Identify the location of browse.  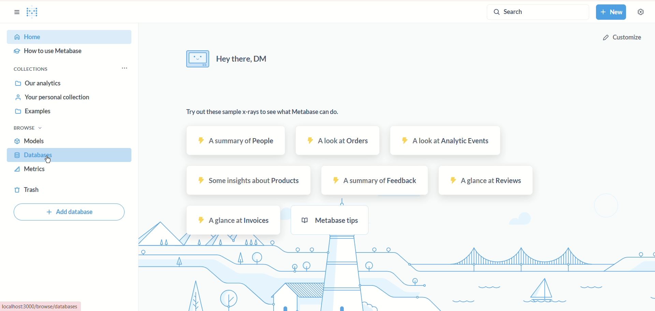
(27, 128).